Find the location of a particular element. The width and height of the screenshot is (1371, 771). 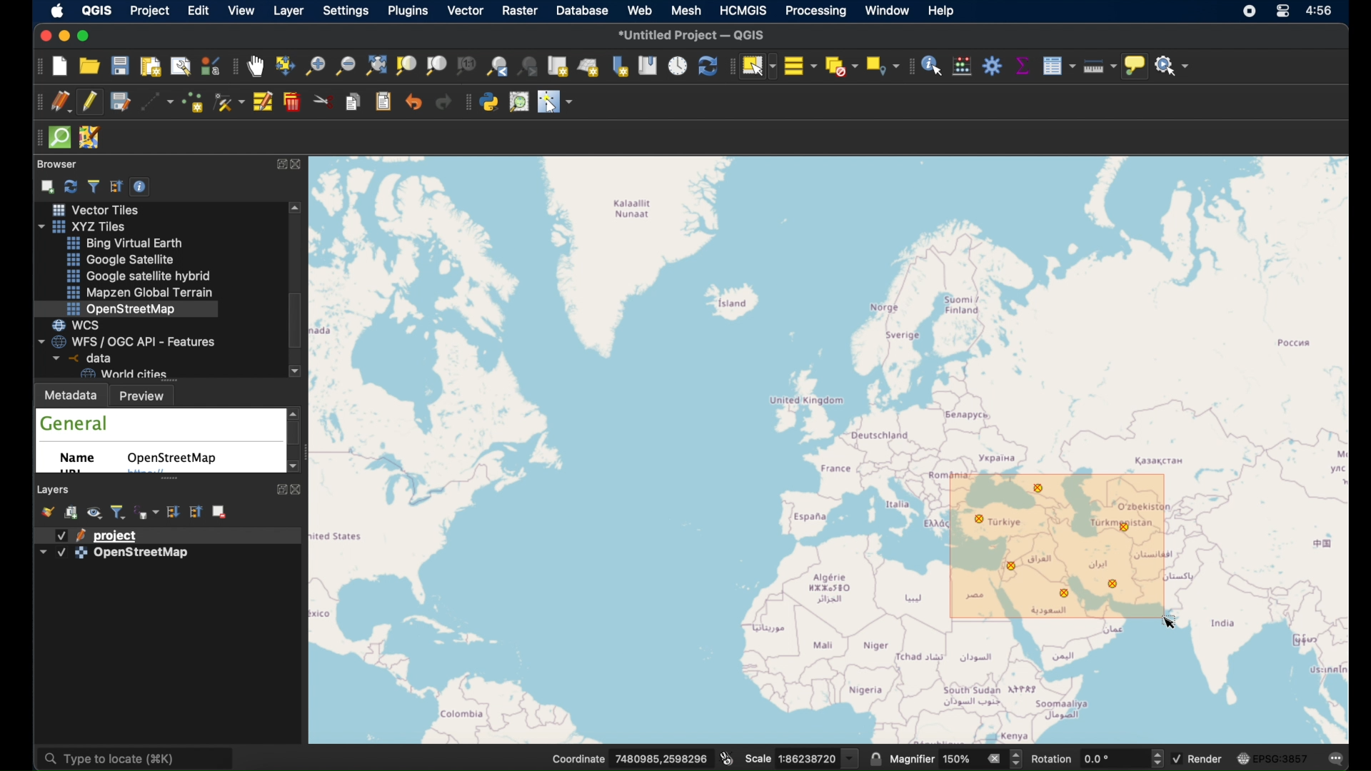

openstreetmap layer is located at coordinates (142, 555).